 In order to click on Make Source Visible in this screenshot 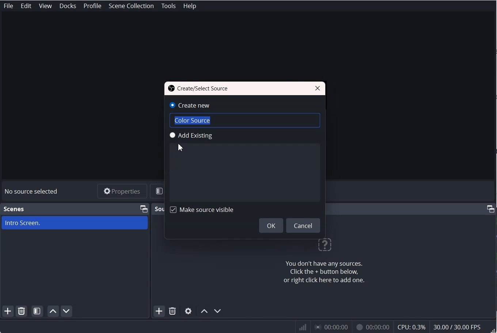, I will do `click(201, 209)`.